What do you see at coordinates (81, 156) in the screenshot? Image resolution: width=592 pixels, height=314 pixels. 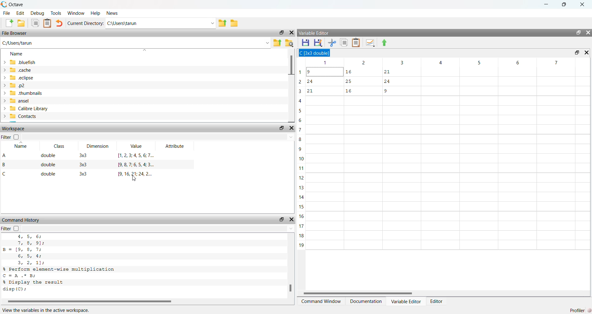 I see `A double 33 1,2,3;4567..` at bounding box center [81, 156].